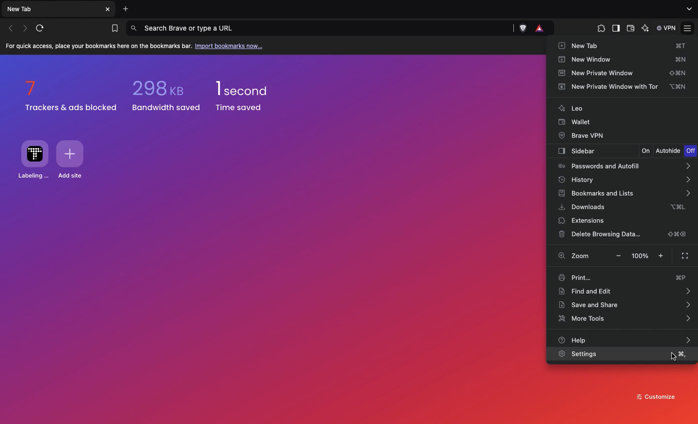  Describe the element at coordinates (126, 9) in the screenshot. I see `Add new tab` at that location.